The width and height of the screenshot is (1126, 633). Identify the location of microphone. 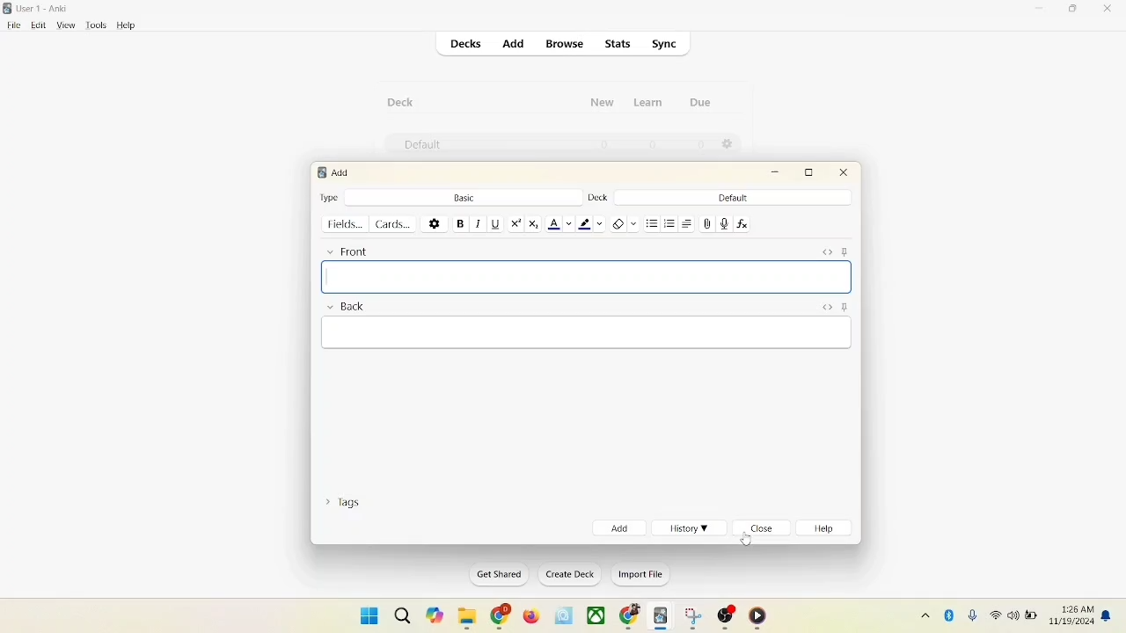
(969, 614).